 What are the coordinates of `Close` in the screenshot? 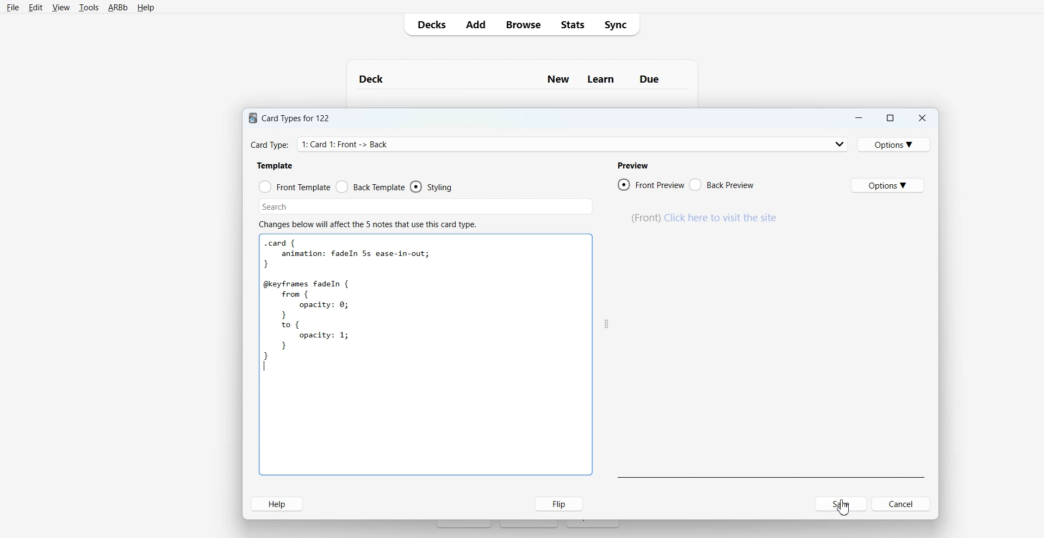 It's located at (922, 117).